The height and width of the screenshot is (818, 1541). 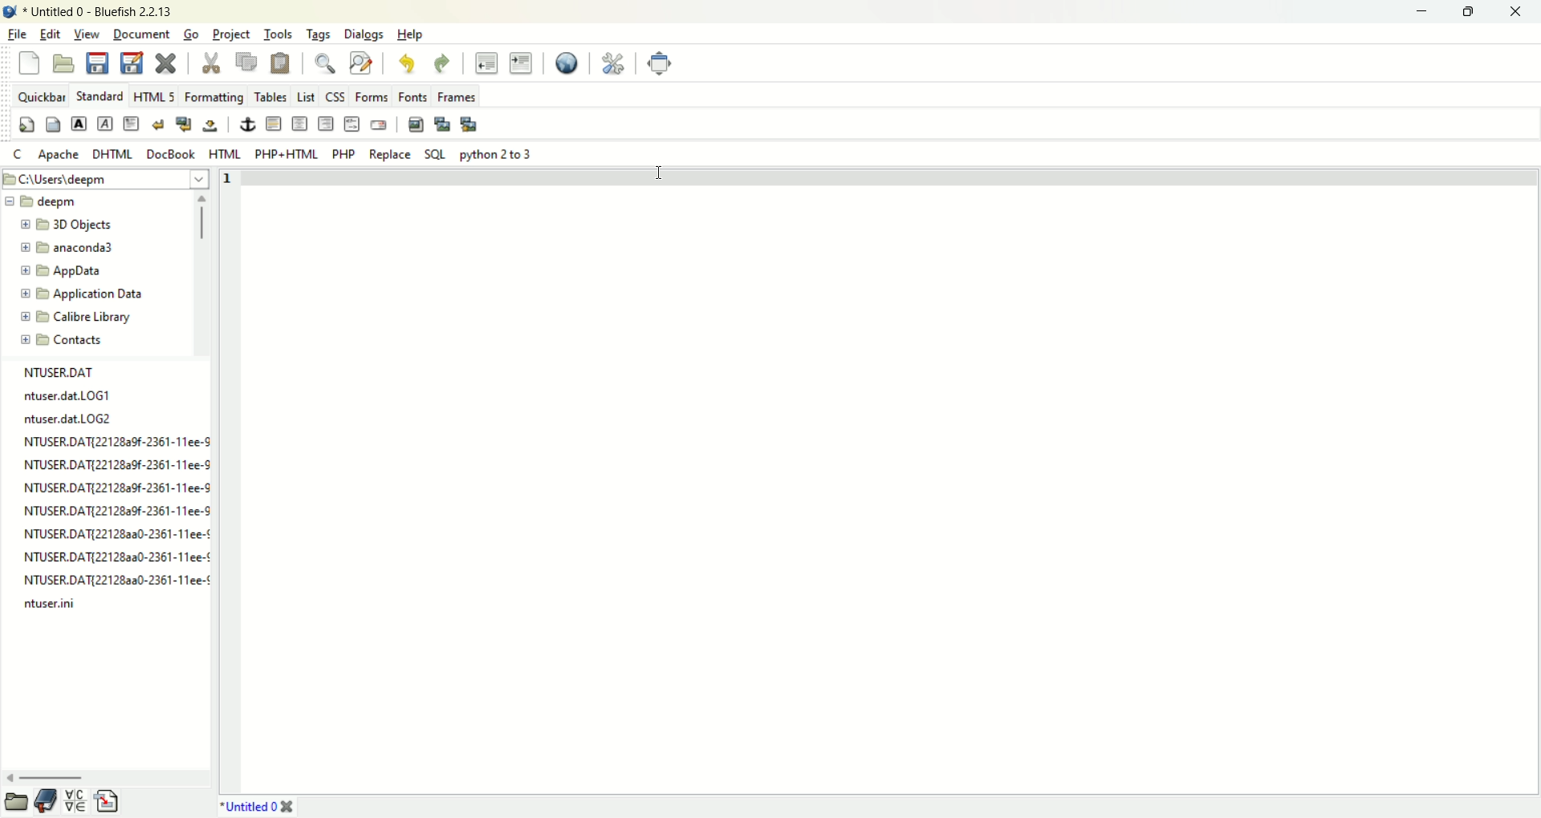 What do you see at coordinates (19, 155) in the screenshot?
I see `quick settings` at bounding box center [19, 155].